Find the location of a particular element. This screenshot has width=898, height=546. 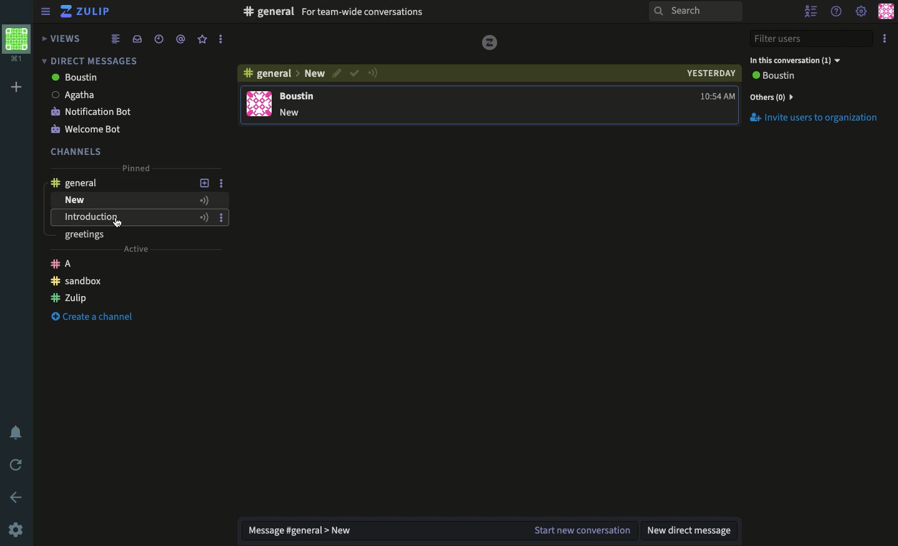

Search is located at coordinates (694, 12).